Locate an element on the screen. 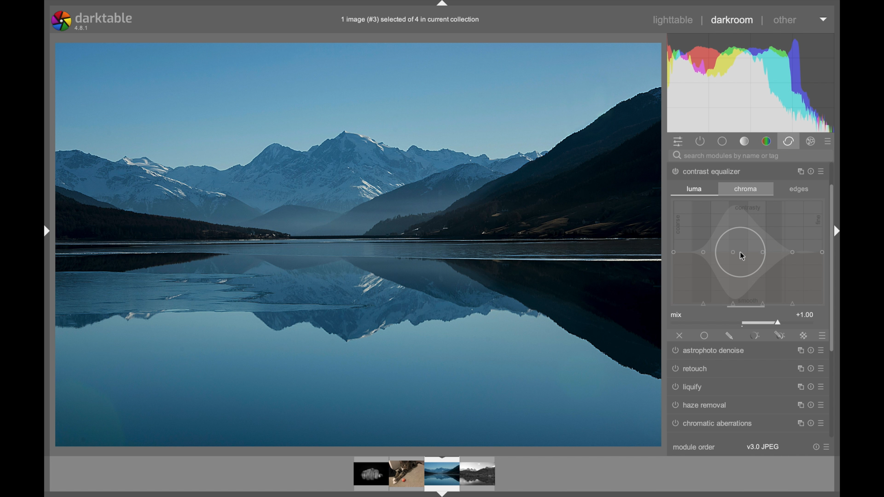 The height and width of the screenshot is (497, 884). luma is located at coordinates (694, 189).